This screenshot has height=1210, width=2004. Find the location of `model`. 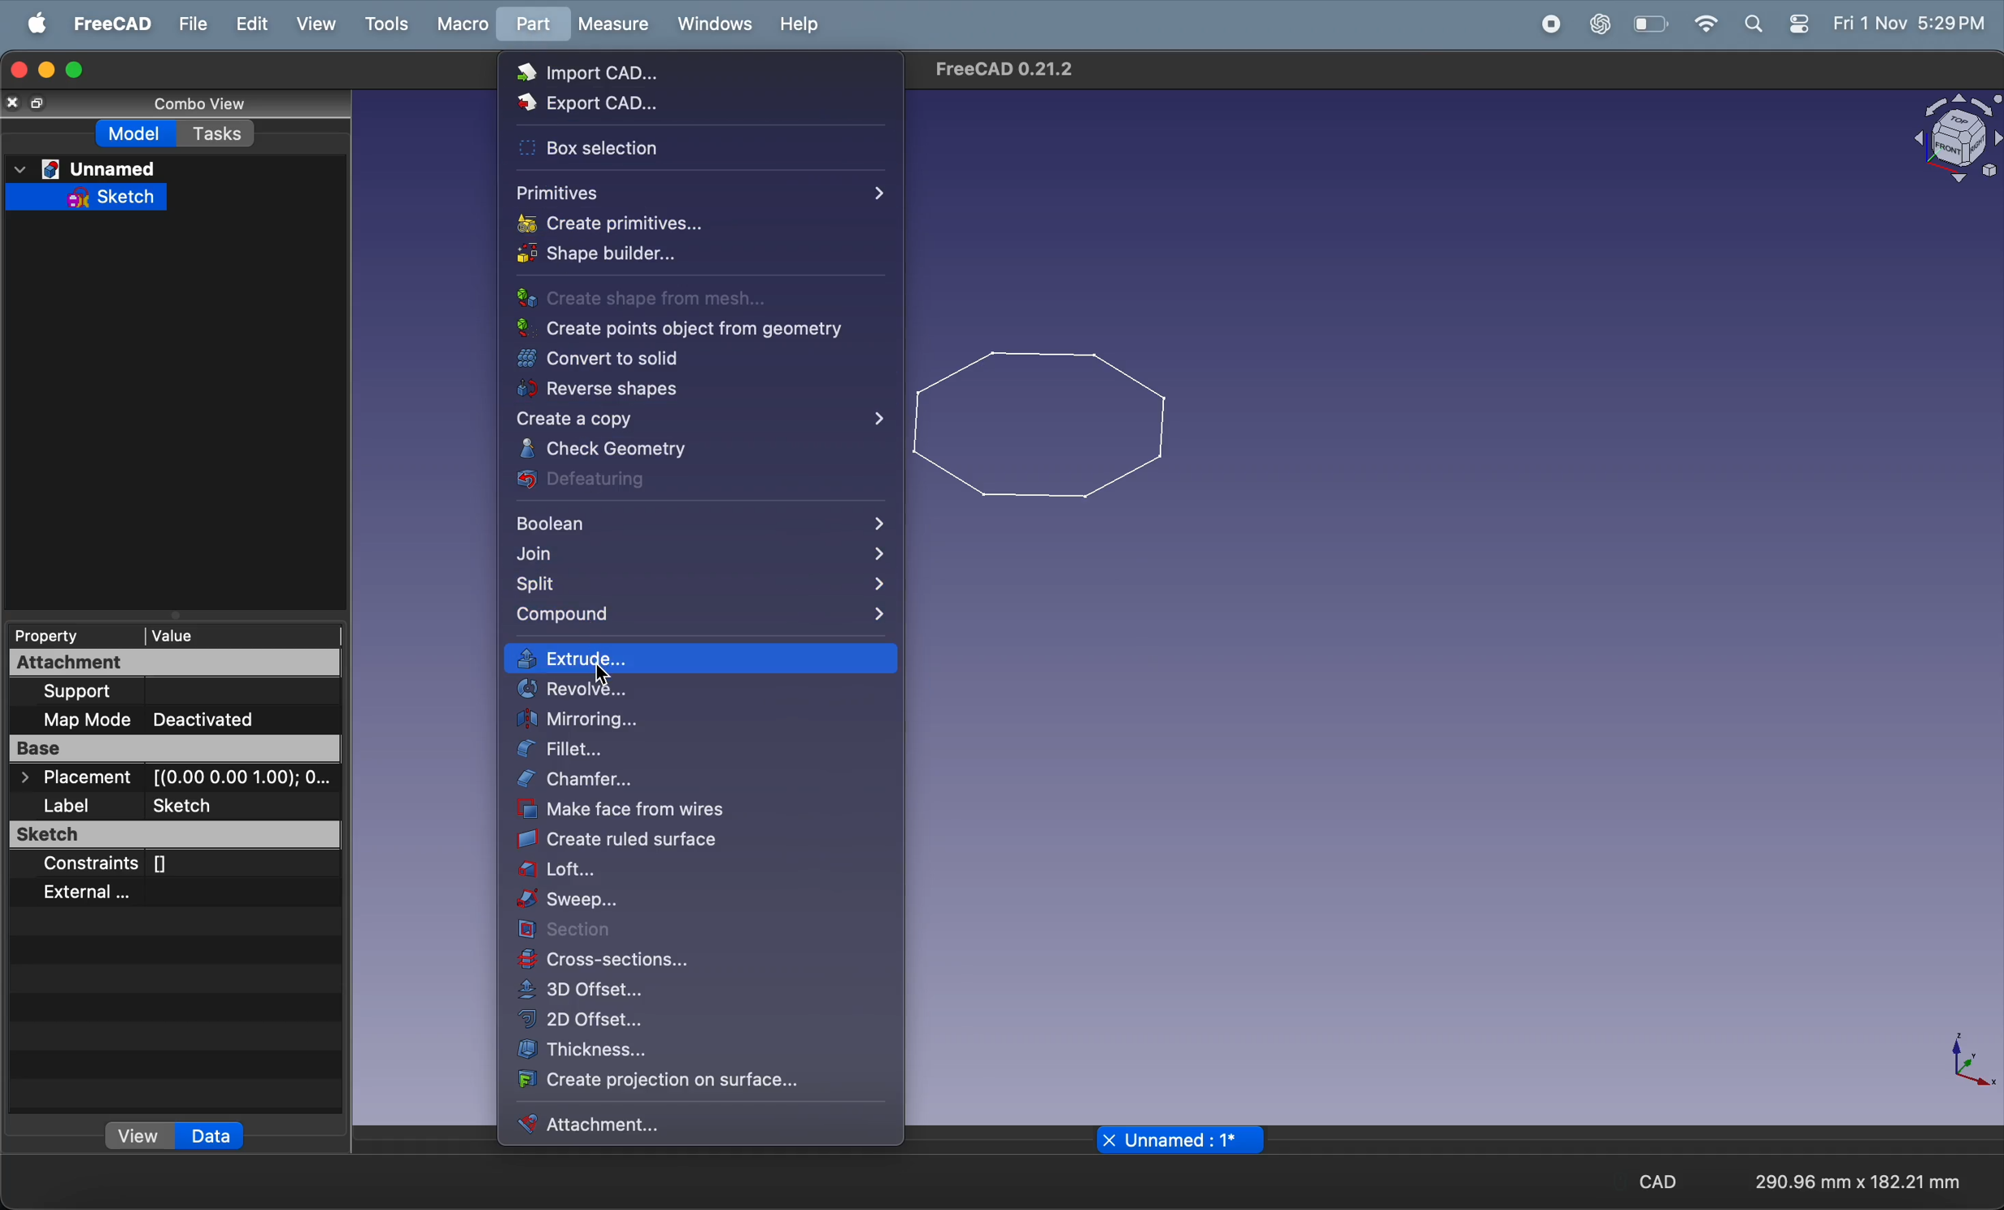

model is located at coordinates (129, 133).